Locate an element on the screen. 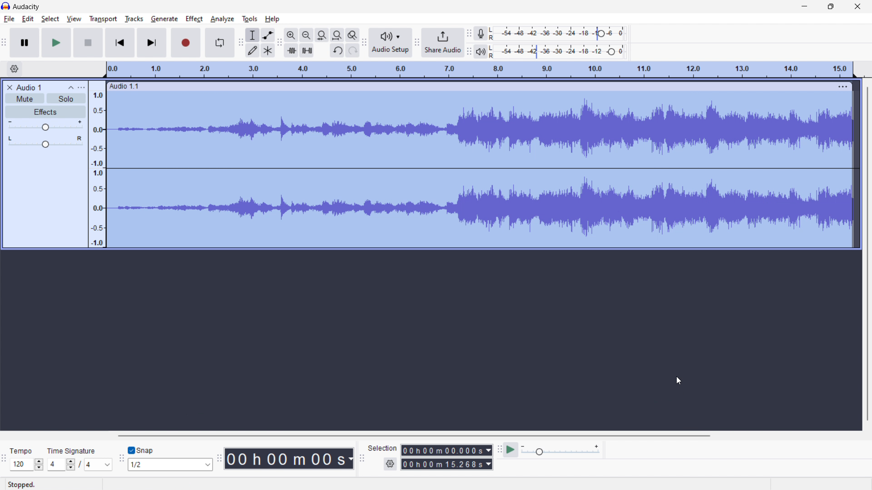  recording meter toolbar is located at coordinates (470, 34).